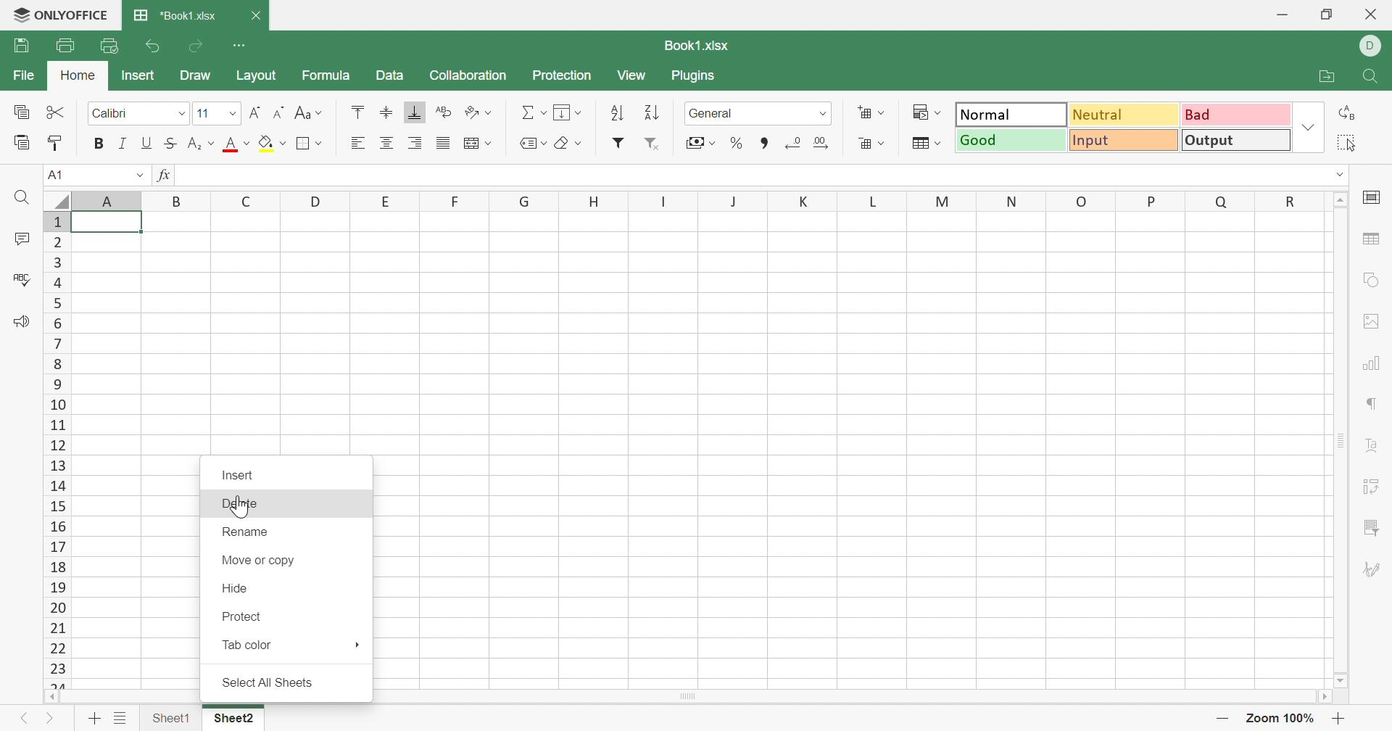  Describe the element at coordinates (1351, 115) in the screenshot. I see `Replace` at that location.